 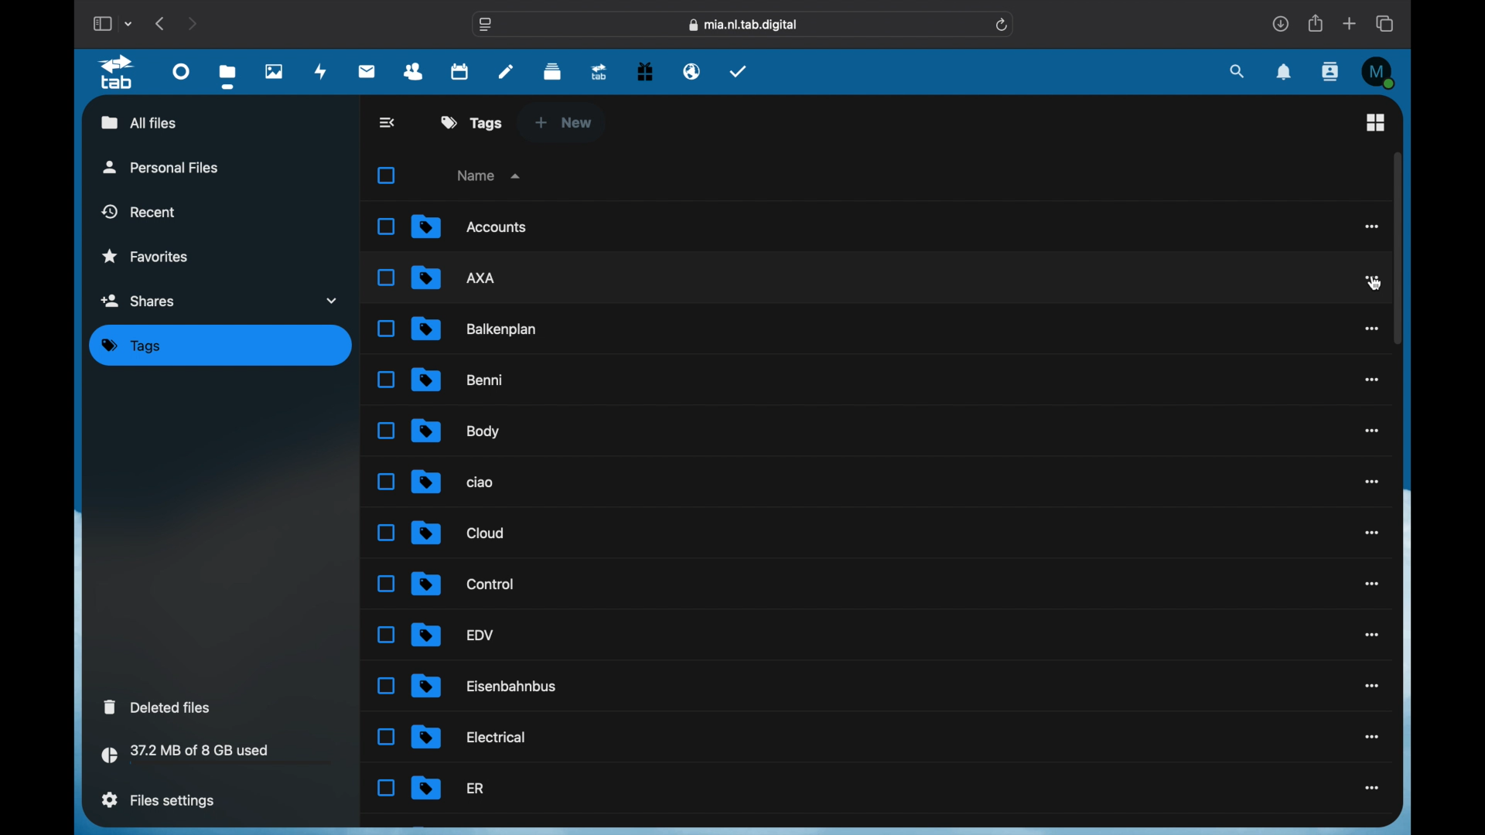 I want to click on contacts, so click(x=414, y=72).